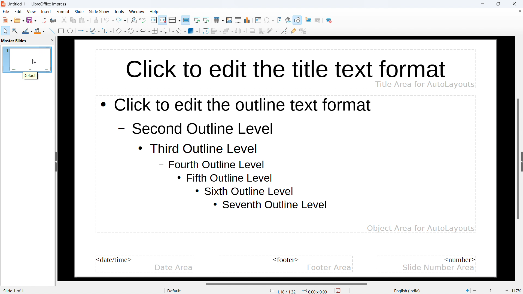 The height and width of the screenshot is (294, 523). What do you see at coordinates (83, 31) in the screenshot?
I see `lines and arrows` at bounding box center [83, 31].